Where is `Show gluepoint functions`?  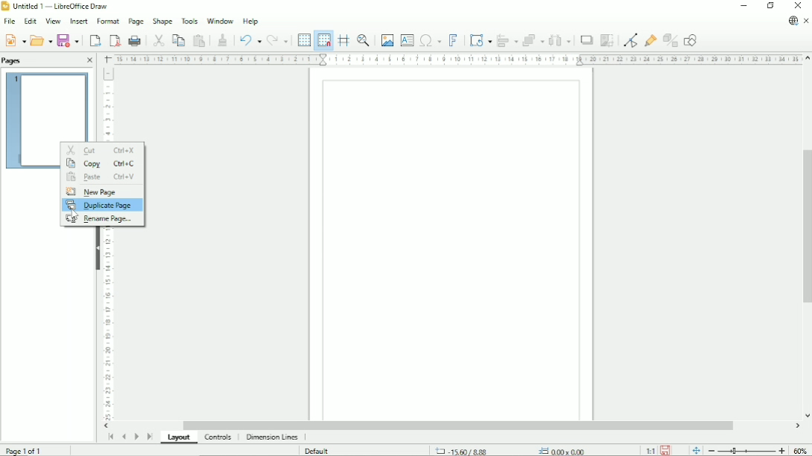 Show gluepoint functions is located at coordinates (651, 40).